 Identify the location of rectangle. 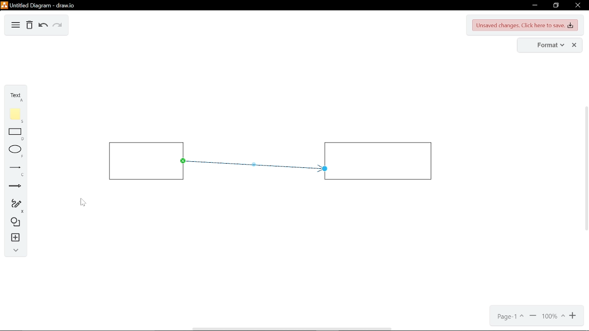
(14, 136).